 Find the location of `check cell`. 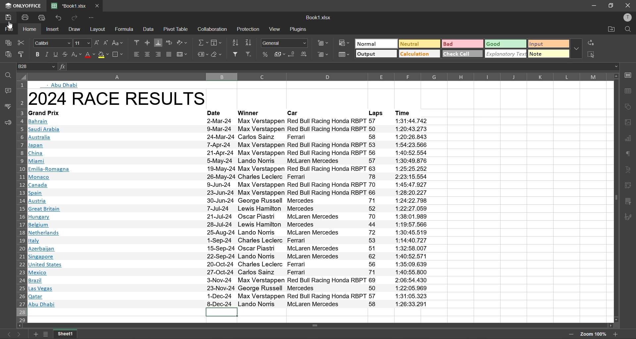

check cell is located at coordinates (463, 53).